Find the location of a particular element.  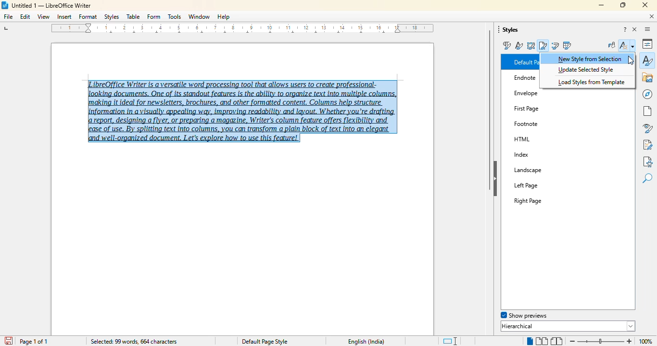

sidebar settings is located at coordinates (647, 29).